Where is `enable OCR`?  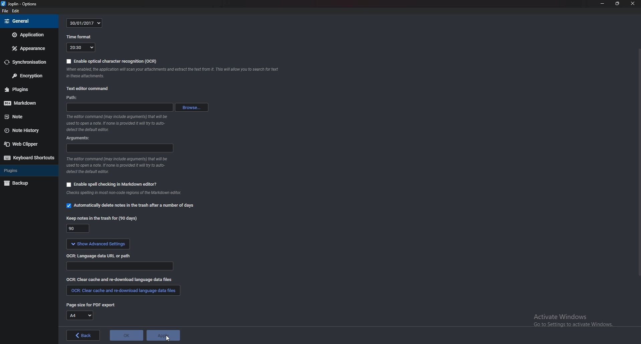
enable OCR is located at coordinates (110, 61).